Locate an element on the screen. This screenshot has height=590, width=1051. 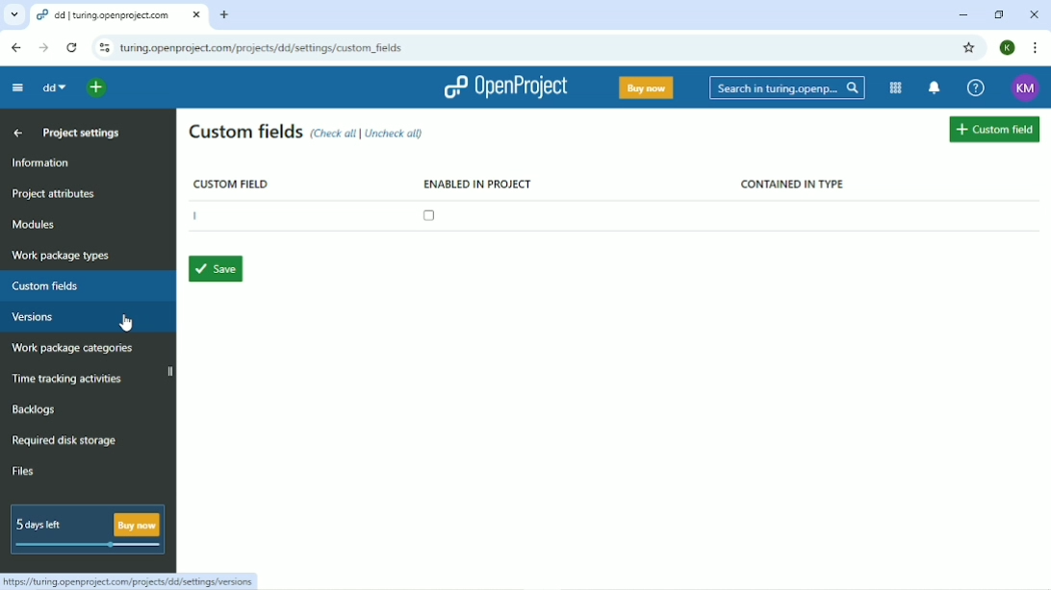
Minimize is located at coordinates (963, 15).